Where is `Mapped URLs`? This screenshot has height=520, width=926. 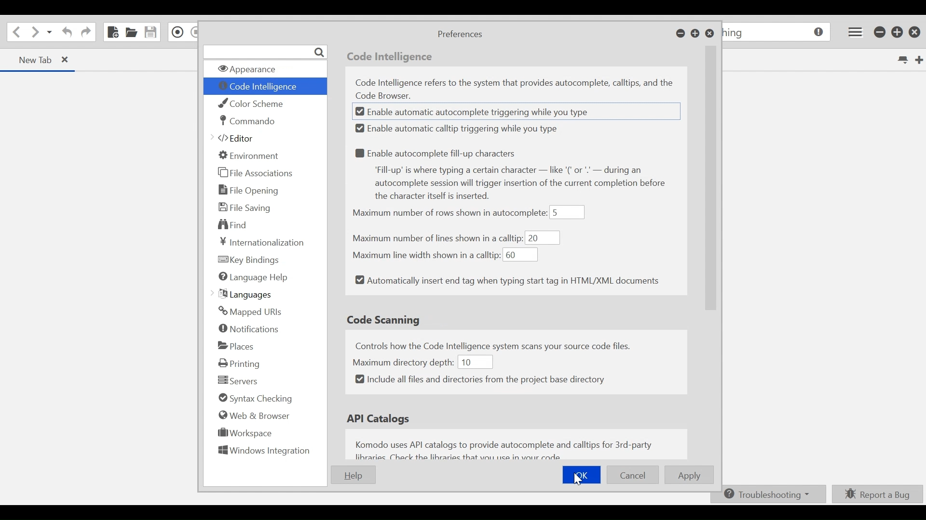 Mapped URLs is located at coordinates (249, 312).